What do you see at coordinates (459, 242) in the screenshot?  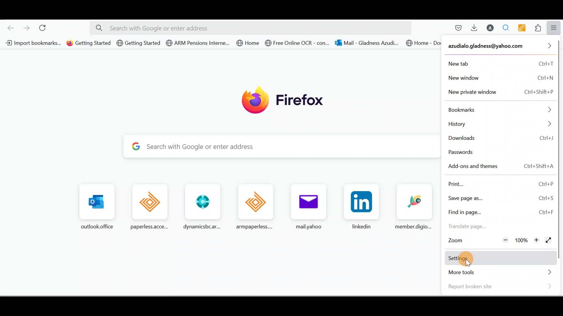 I see `Zoom` at bounding box center [459, 242].